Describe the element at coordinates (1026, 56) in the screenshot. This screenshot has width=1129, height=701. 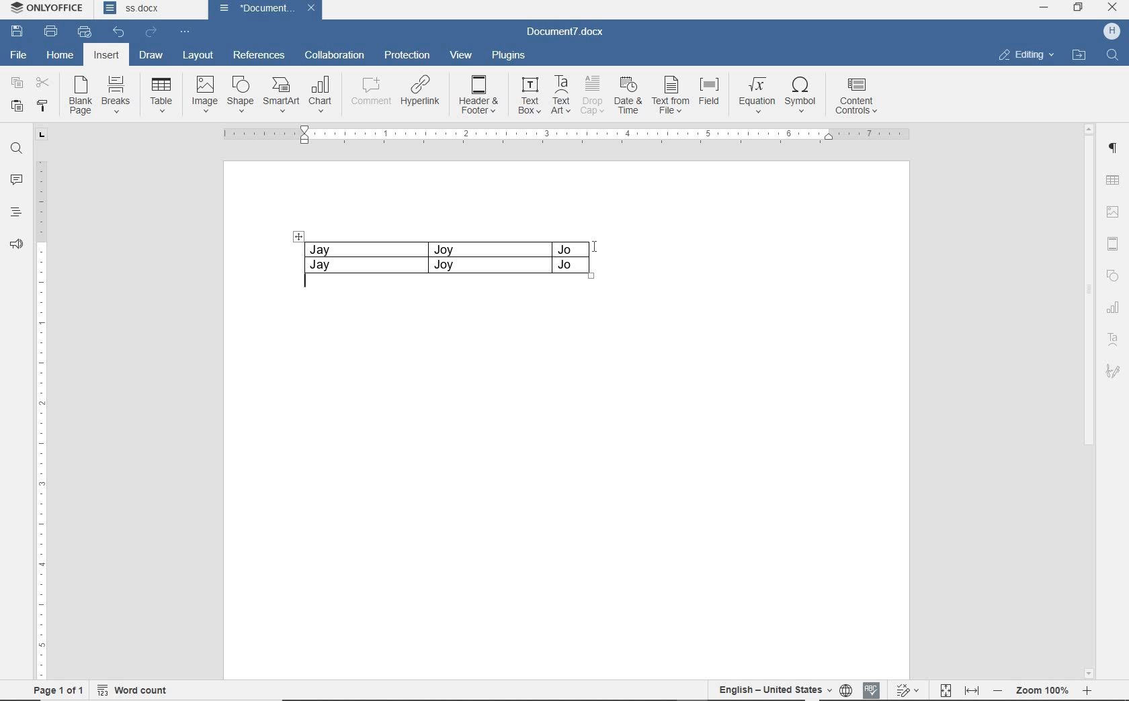
I see `EDITING` at that location.